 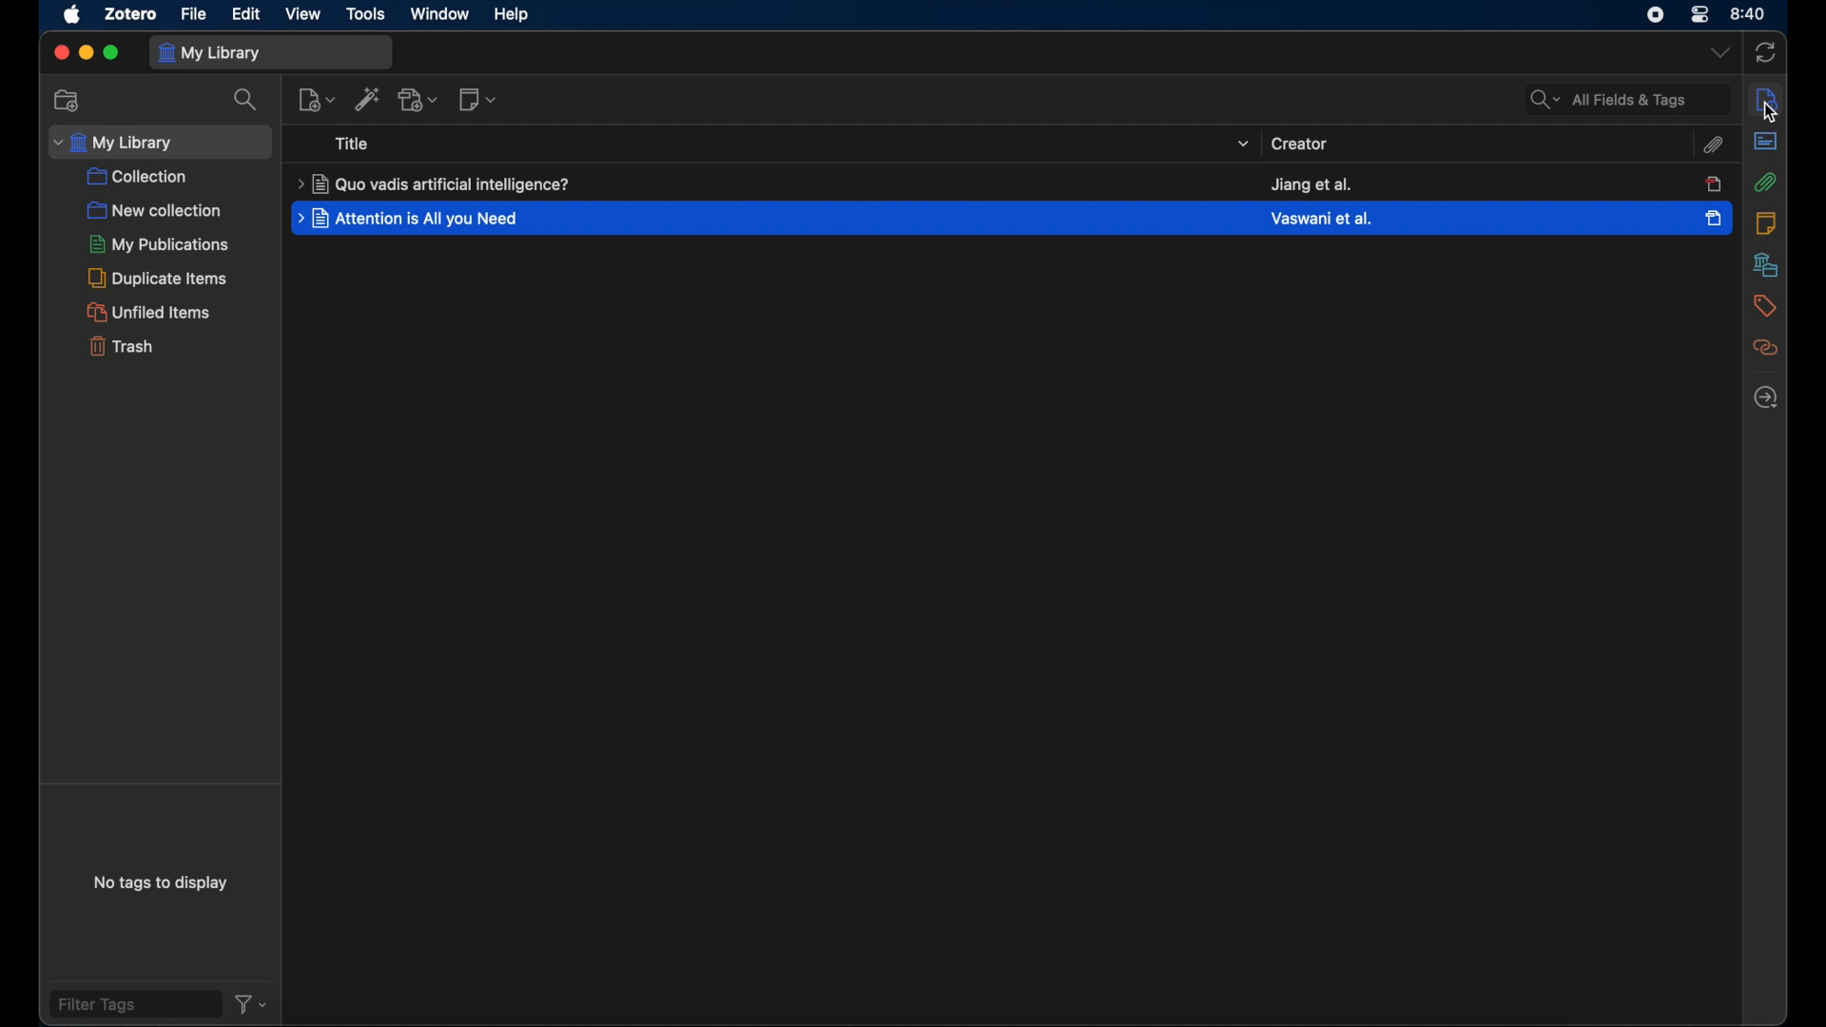 What do you see at coordinates (316, 99) in the screenshot?
I see `new item` at bounding box center [316, 99].